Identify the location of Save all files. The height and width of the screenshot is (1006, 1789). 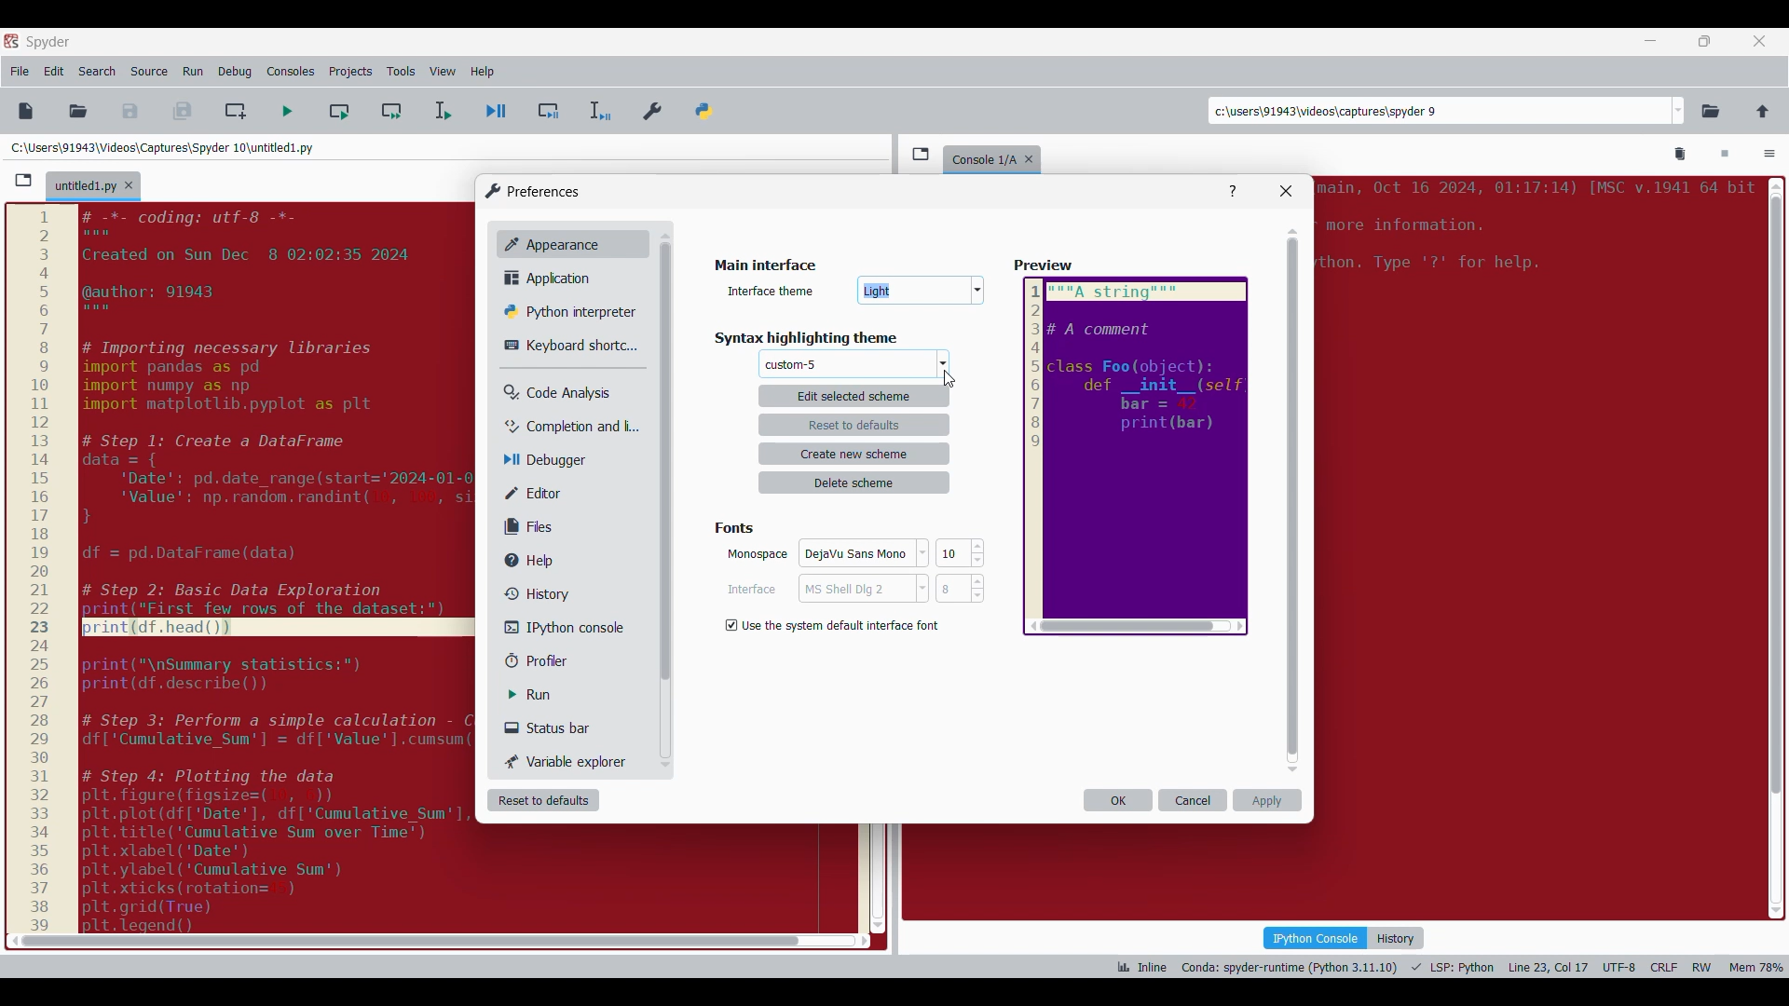
(182, 111).